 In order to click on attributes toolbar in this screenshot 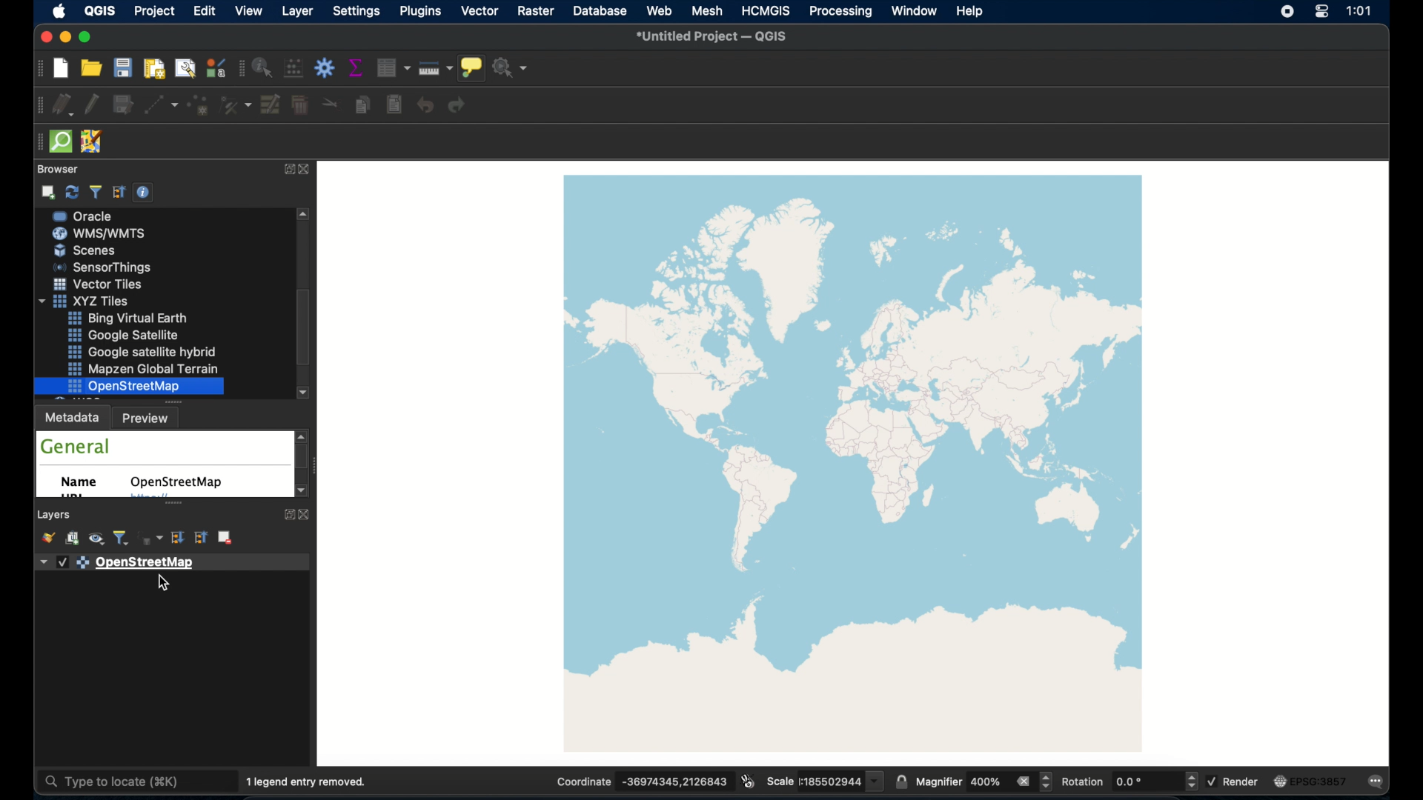, I will do `click(240, 67)`.